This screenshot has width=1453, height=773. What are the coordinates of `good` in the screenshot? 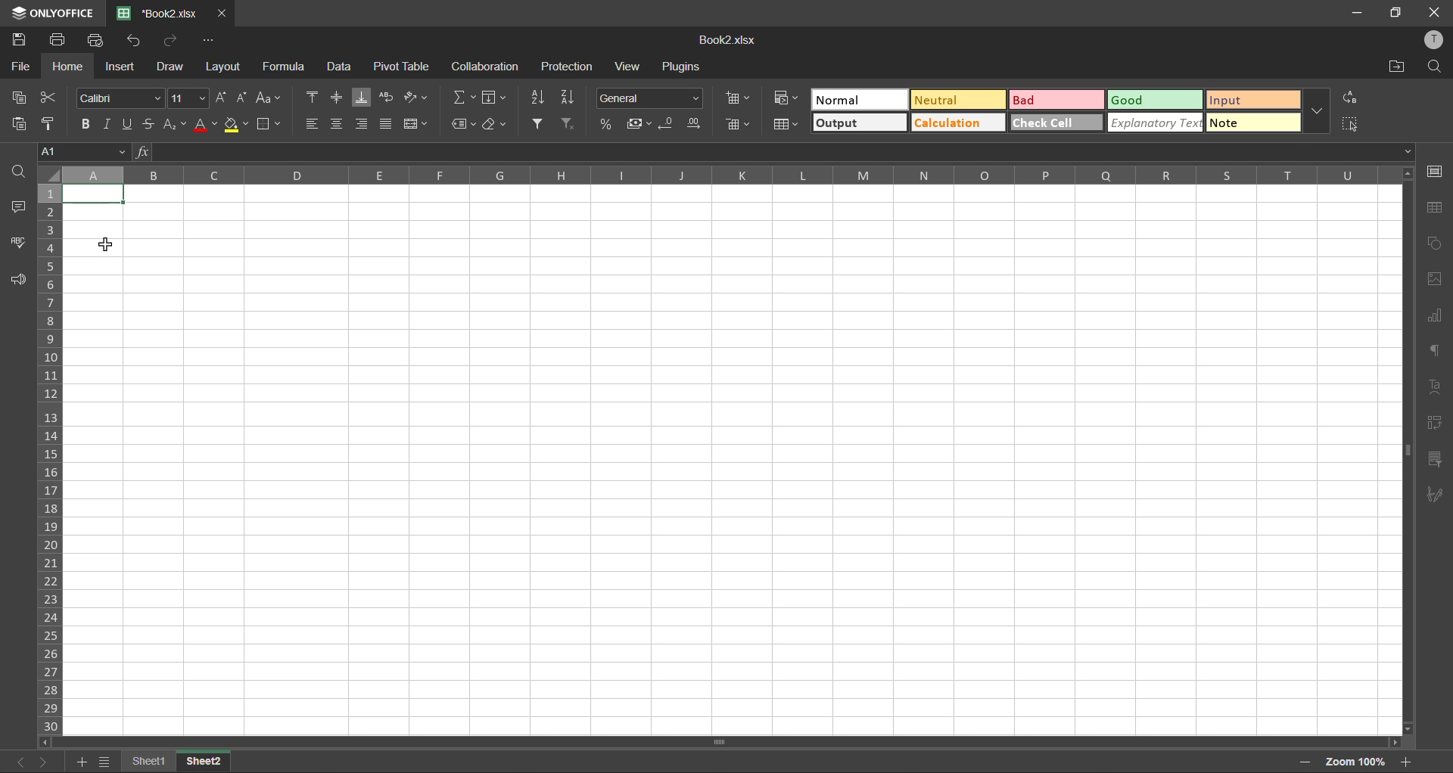 It's located at (1156, 101).